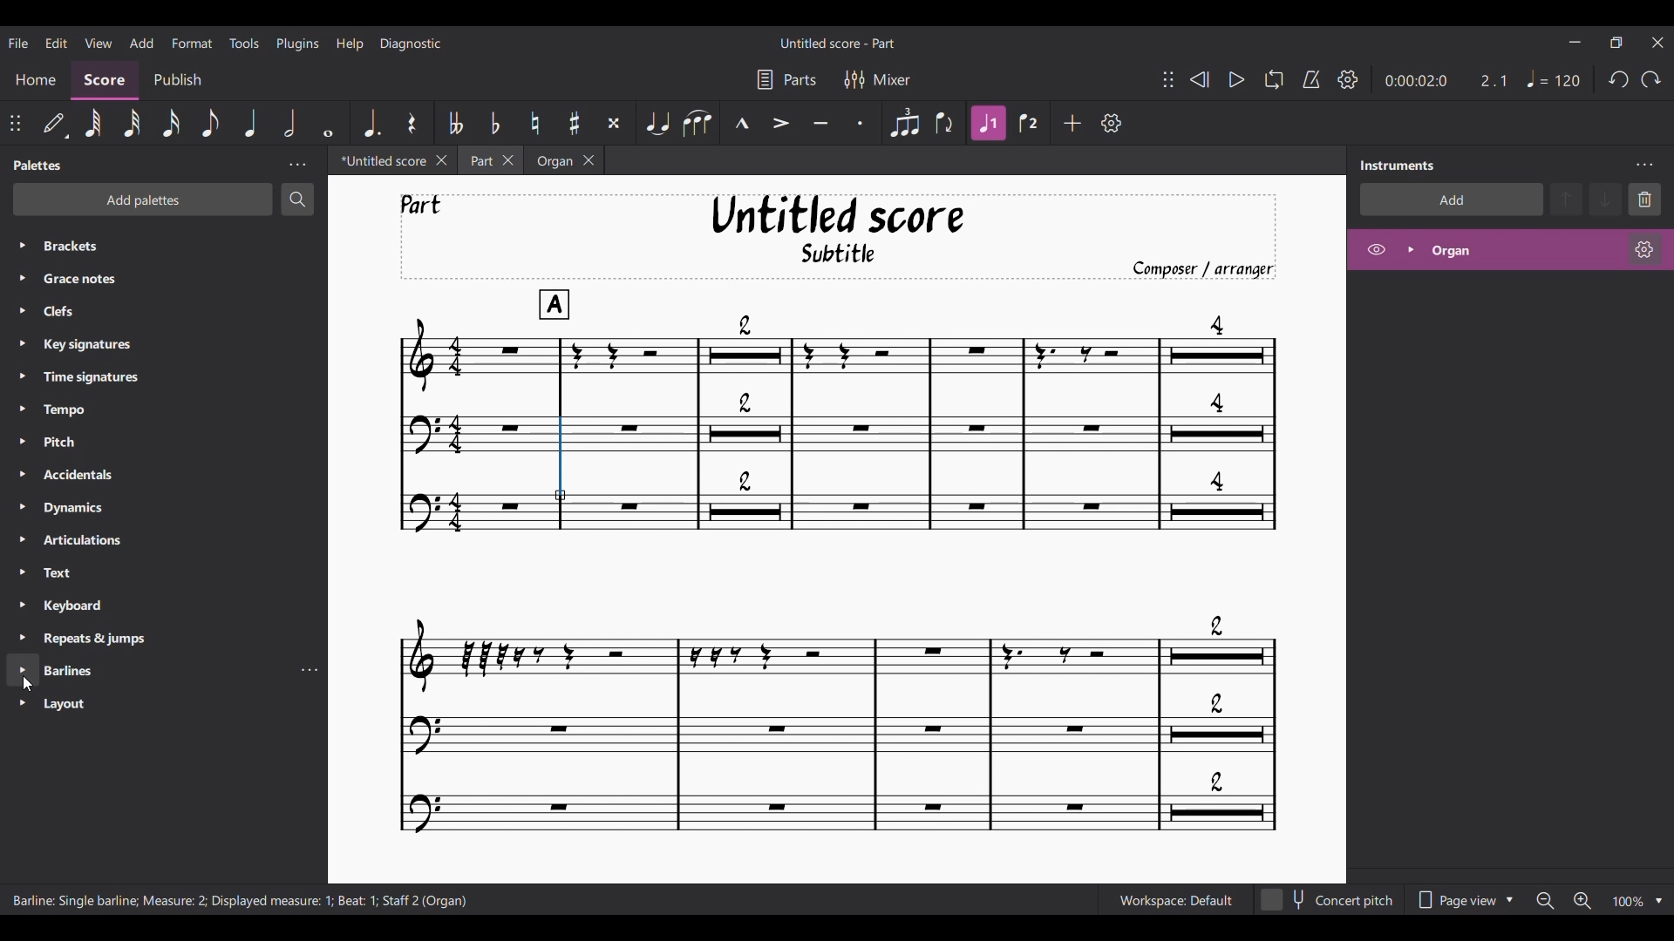 The width and height of the screenshot is (1674, 941). What do you see at coordinates (412, 123) in the screenshot?
I see `Rest` at bounding box center [412, 123].